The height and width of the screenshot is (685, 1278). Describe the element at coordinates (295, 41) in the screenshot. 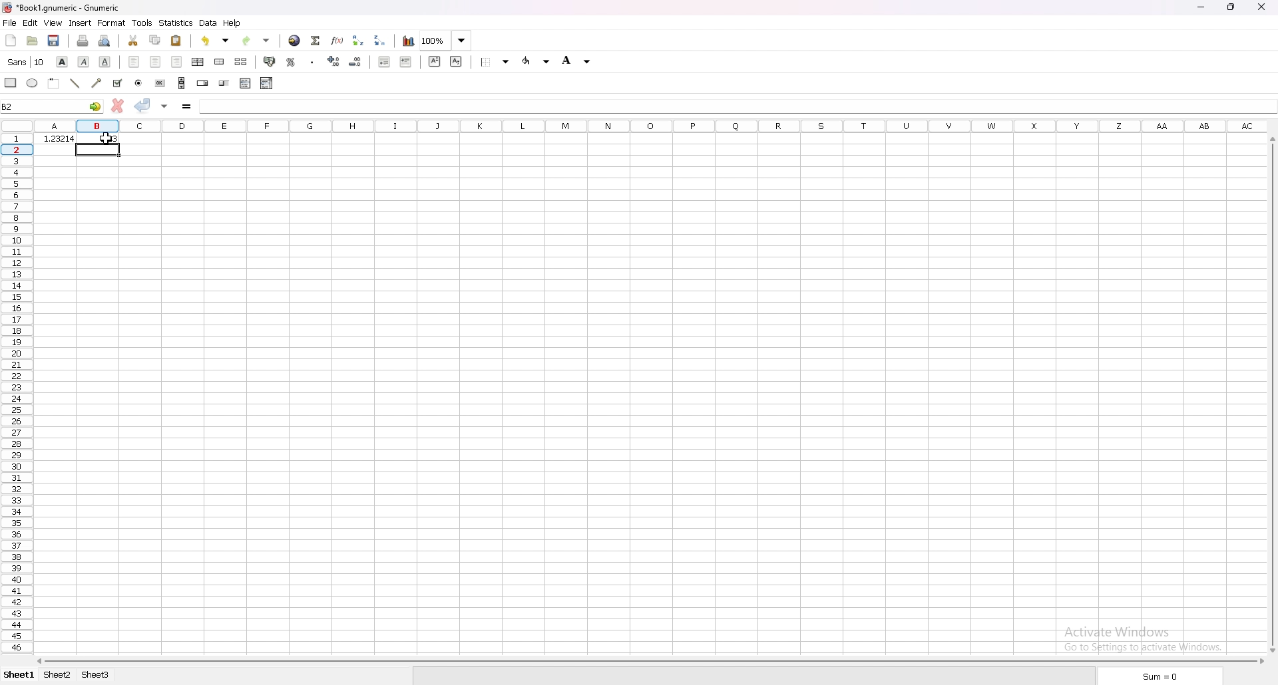

I see `hyperlink` at that location.